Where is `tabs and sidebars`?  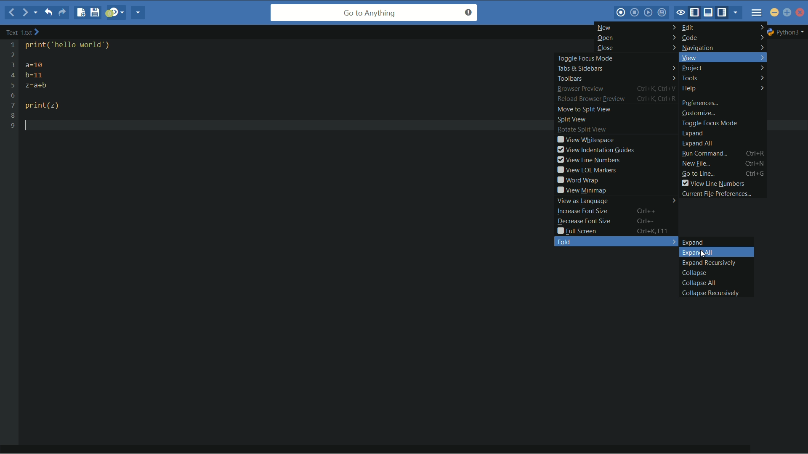 tabs and sidebars is located at coordinates (617, 69).